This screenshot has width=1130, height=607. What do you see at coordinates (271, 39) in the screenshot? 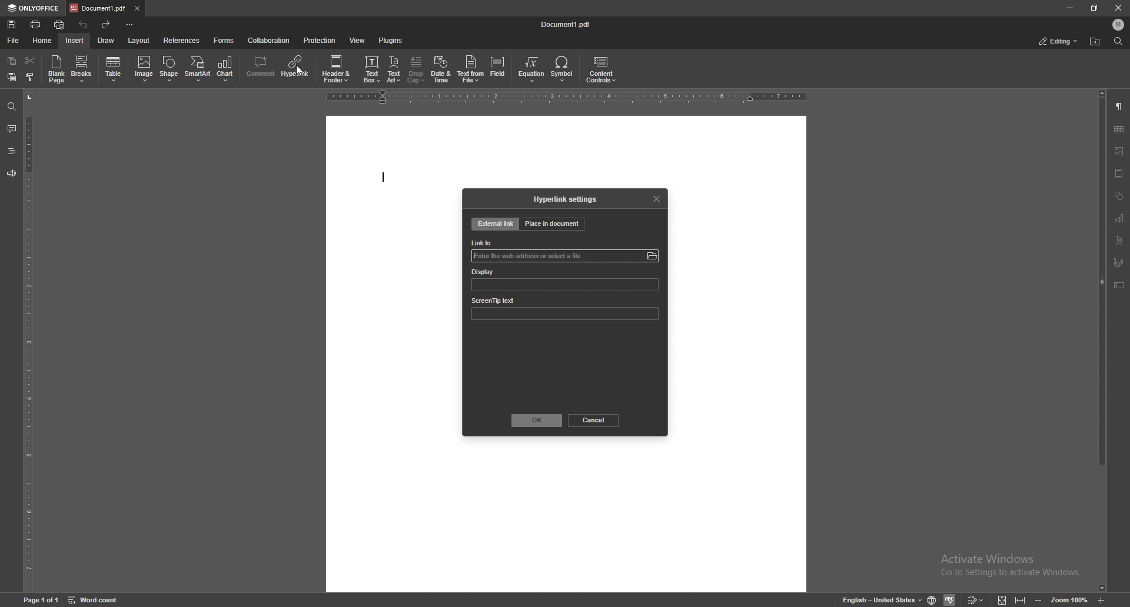
I see `collaboration` at bounding box center [271, 39].